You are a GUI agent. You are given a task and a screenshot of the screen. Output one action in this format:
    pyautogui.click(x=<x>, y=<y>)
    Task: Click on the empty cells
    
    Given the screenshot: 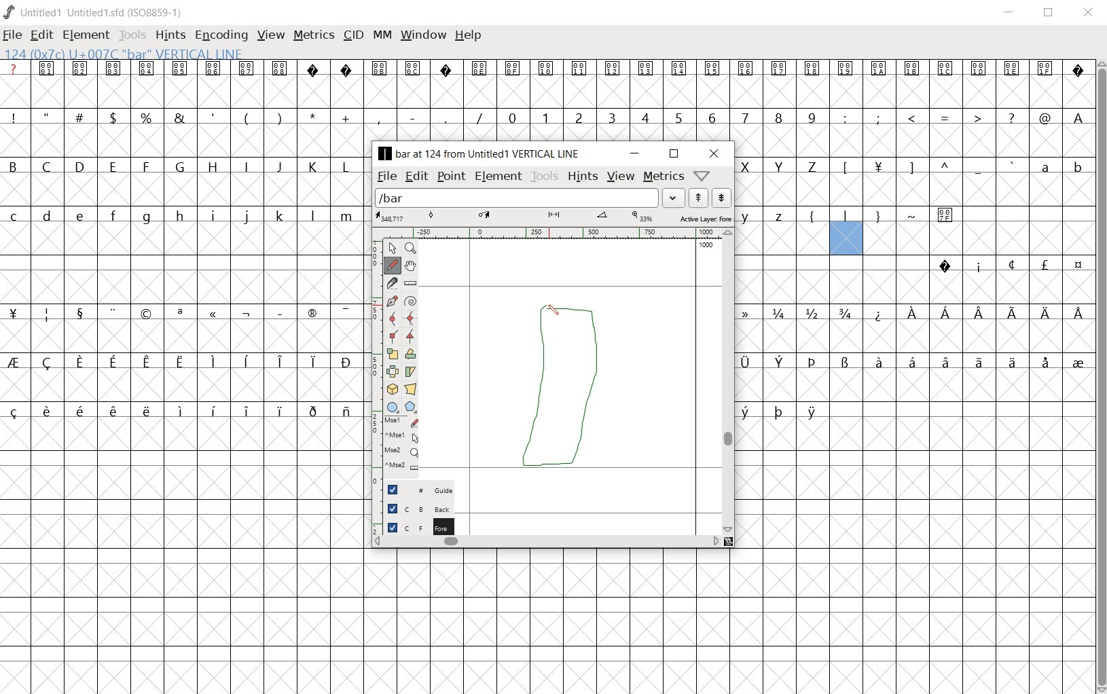 What is the action you would take?
    pyautogui.click(x=185, y=384)
    